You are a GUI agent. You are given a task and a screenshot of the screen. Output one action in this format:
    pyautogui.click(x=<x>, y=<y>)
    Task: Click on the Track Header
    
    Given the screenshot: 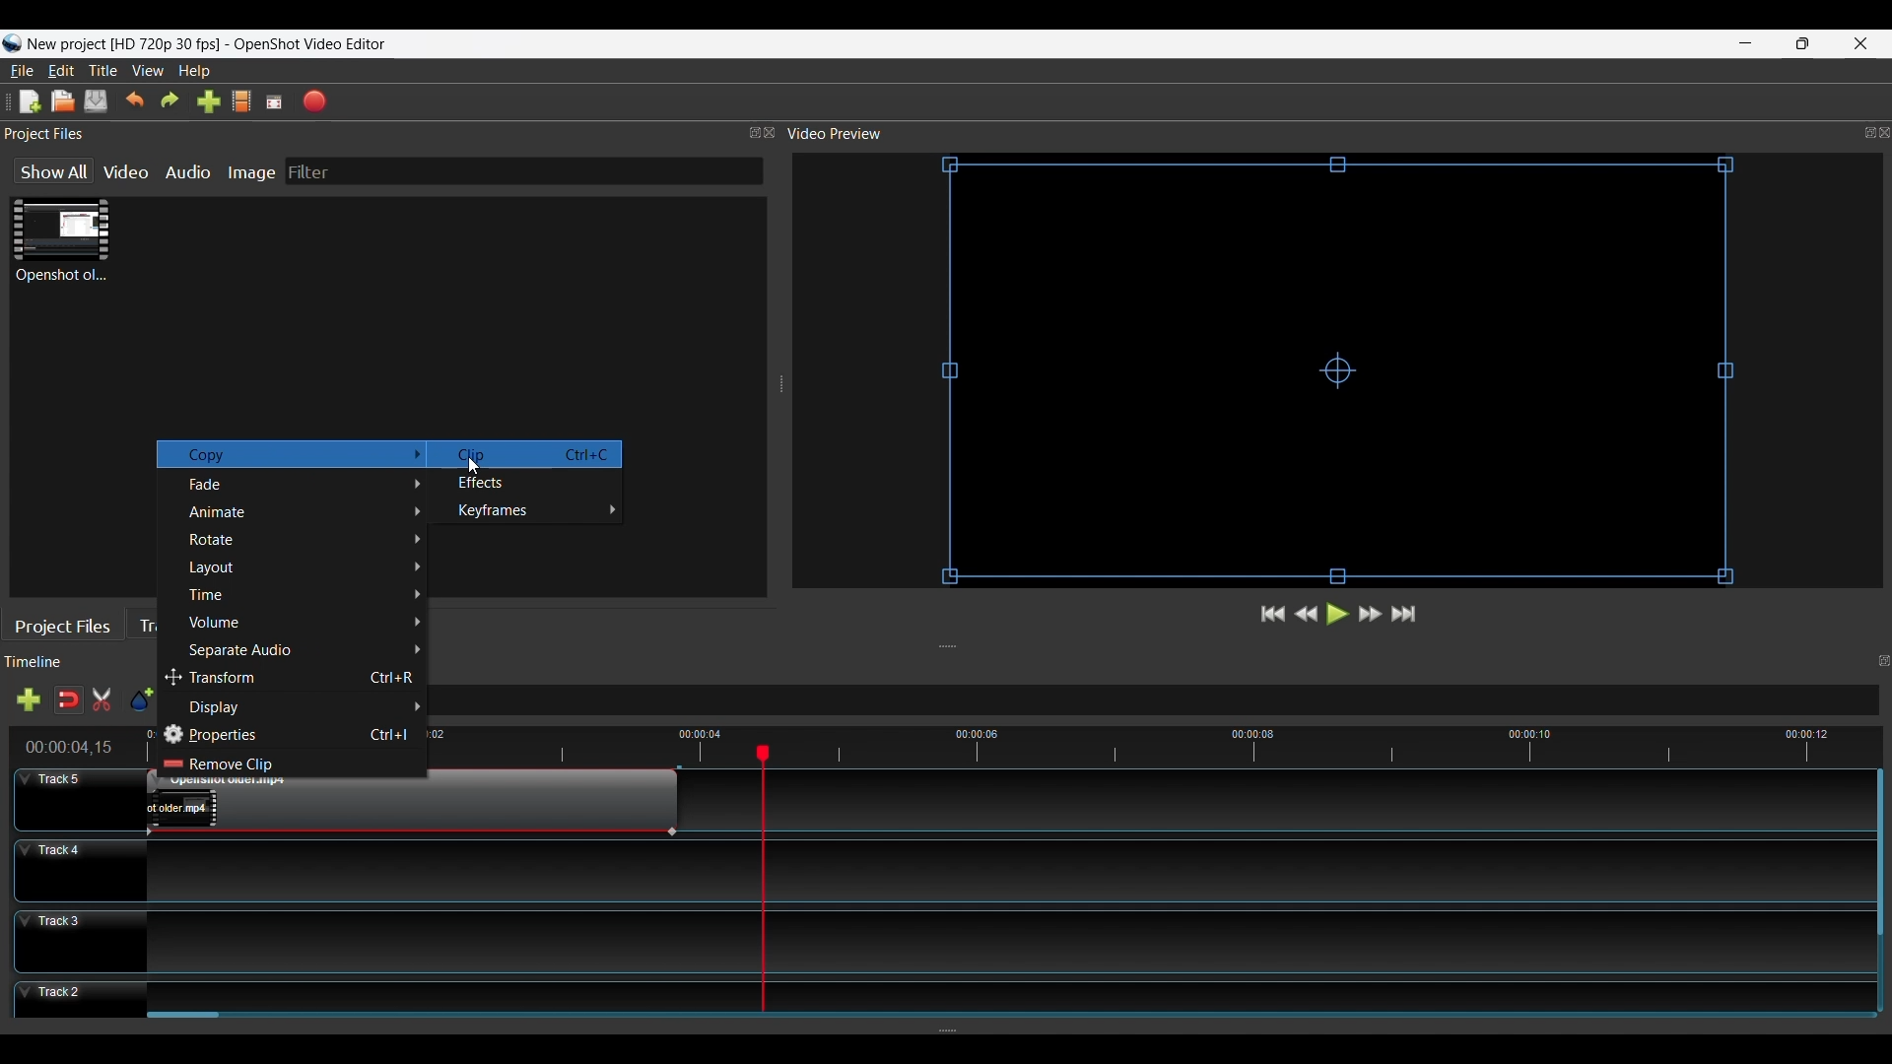 What is the action you would take?
    pyautogui.click(x=79, y=798)
    